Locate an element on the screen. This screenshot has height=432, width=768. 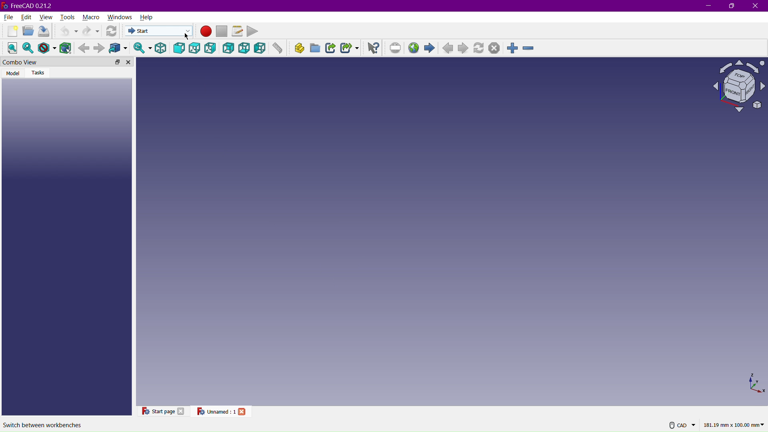
Cursor  is located at coordinates (186, 36).